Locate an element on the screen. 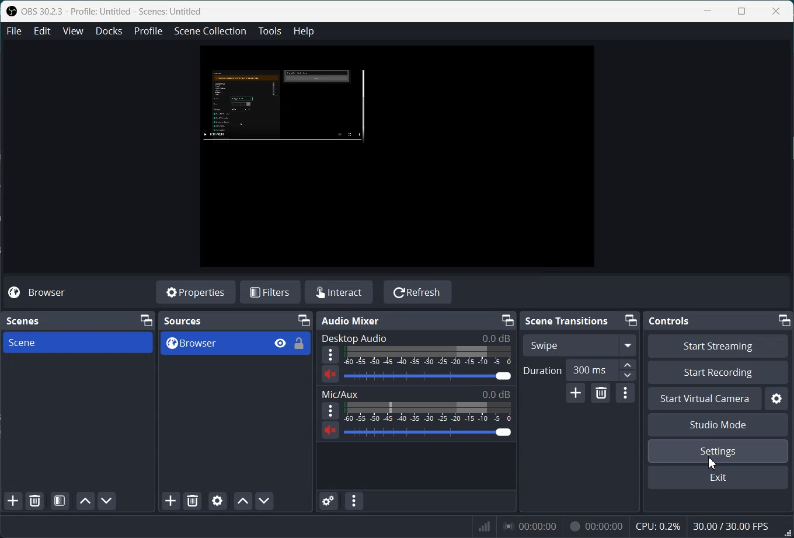 Image resolution: width=794 pixels, height=538 pixels. Mute/ Unmute is located at coordinates (330, 431).